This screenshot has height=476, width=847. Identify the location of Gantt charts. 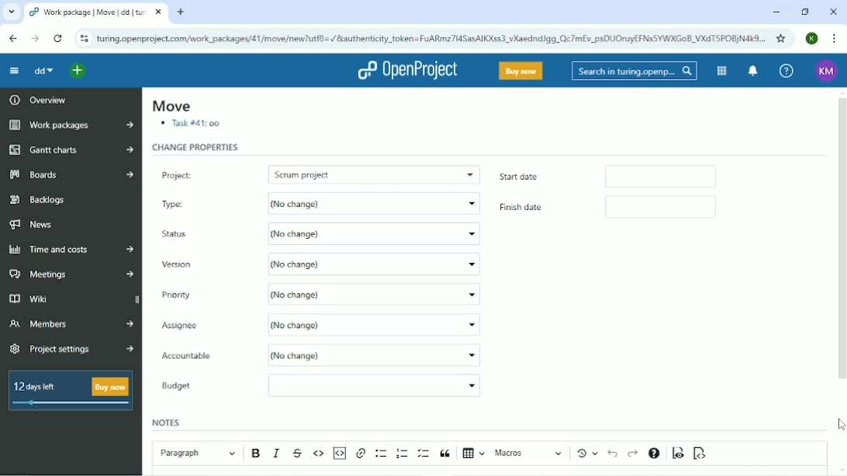
(71, 150).